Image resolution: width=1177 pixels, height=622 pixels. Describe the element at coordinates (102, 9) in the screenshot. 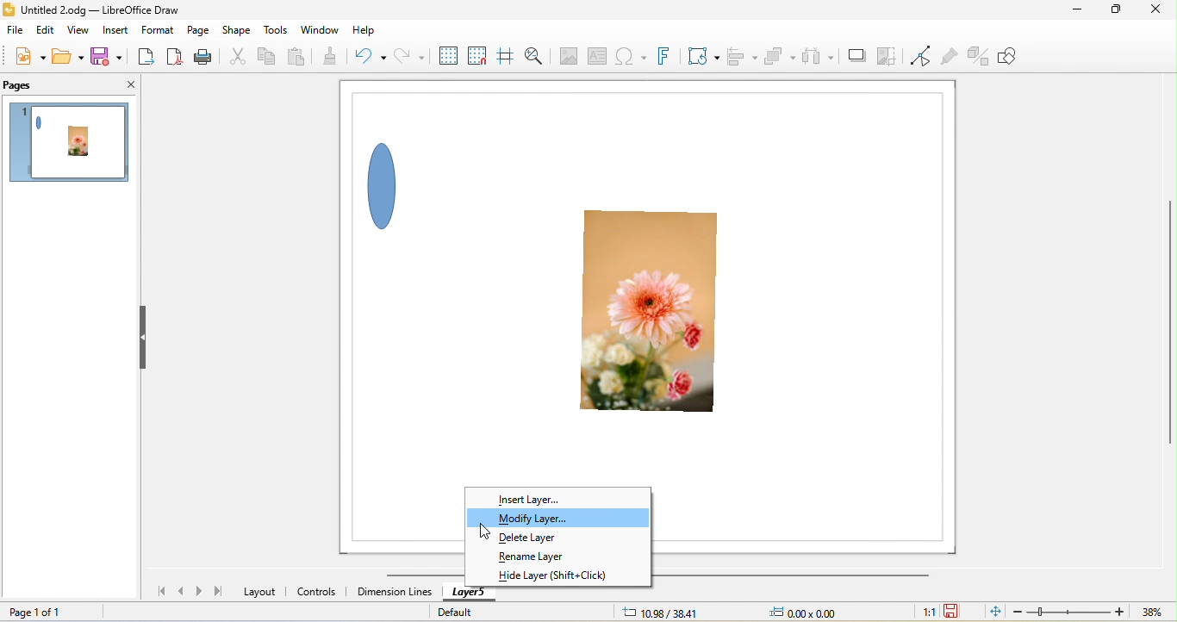

I see `title` at that location.